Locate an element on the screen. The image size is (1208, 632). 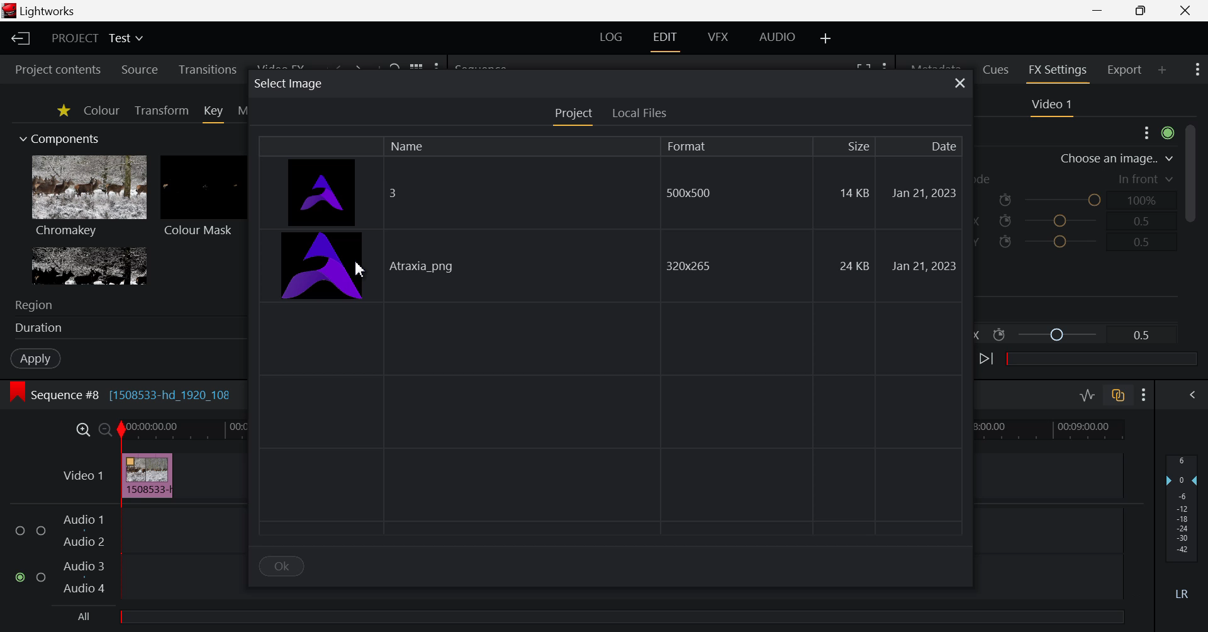
Toggle audio levels editing is located at coordinates (1087, 396).